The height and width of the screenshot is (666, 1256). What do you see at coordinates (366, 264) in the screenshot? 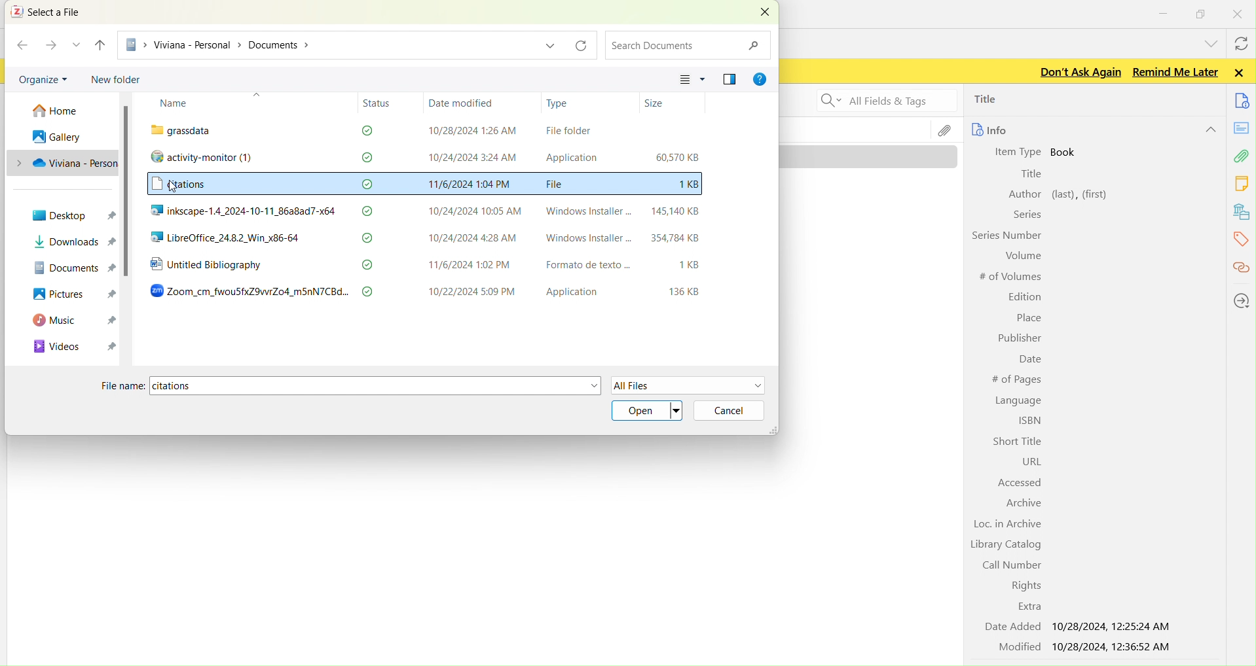
I see `check` at bounding box center [366, 264].